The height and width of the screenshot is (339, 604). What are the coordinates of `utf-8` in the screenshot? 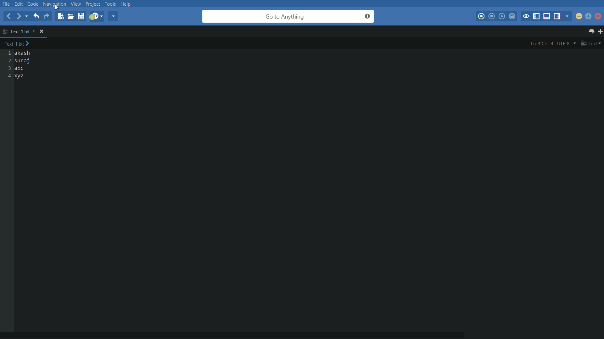 It's located at (567, 43).